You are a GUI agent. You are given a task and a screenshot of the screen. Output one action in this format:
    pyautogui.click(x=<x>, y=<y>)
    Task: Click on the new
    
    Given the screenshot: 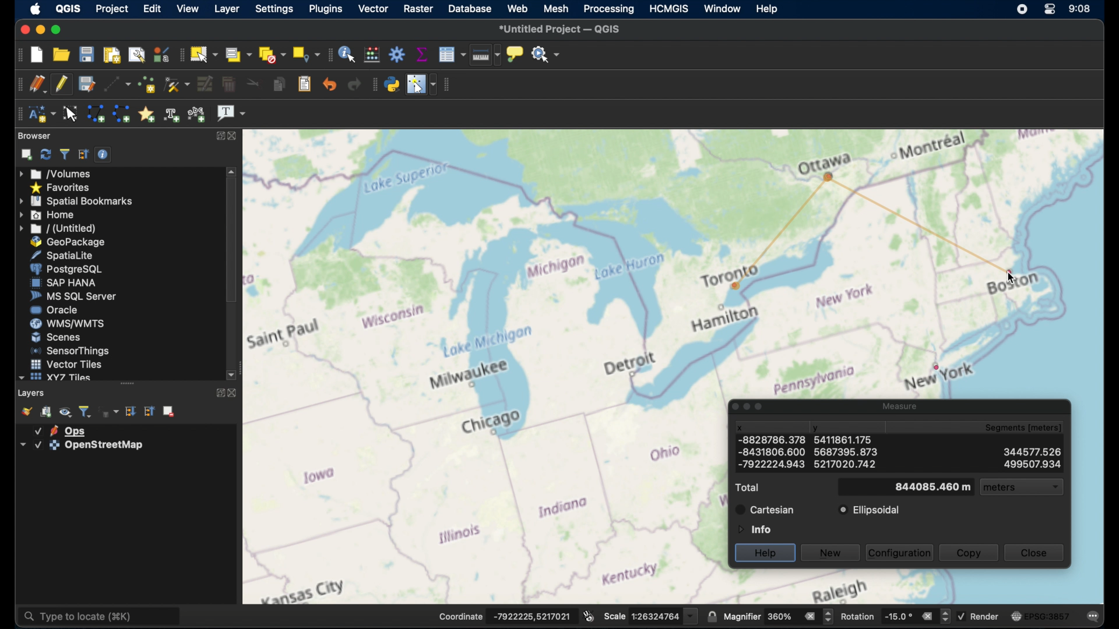 What is the action you would take?
    pyautogui.click(x=832, y=552)
    